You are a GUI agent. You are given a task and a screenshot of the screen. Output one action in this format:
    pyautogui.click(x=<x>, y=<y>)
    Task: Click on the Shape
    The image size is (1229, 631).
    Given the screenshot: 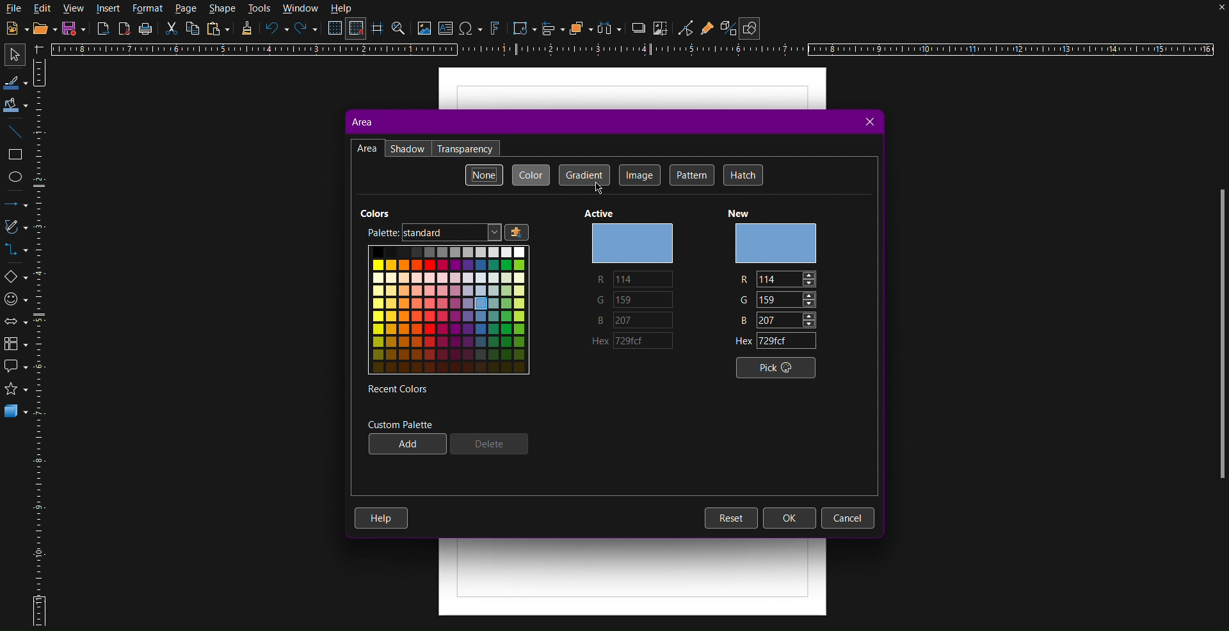 What is the action you would take?
    pyautogui.click(x=223, y=9)
    